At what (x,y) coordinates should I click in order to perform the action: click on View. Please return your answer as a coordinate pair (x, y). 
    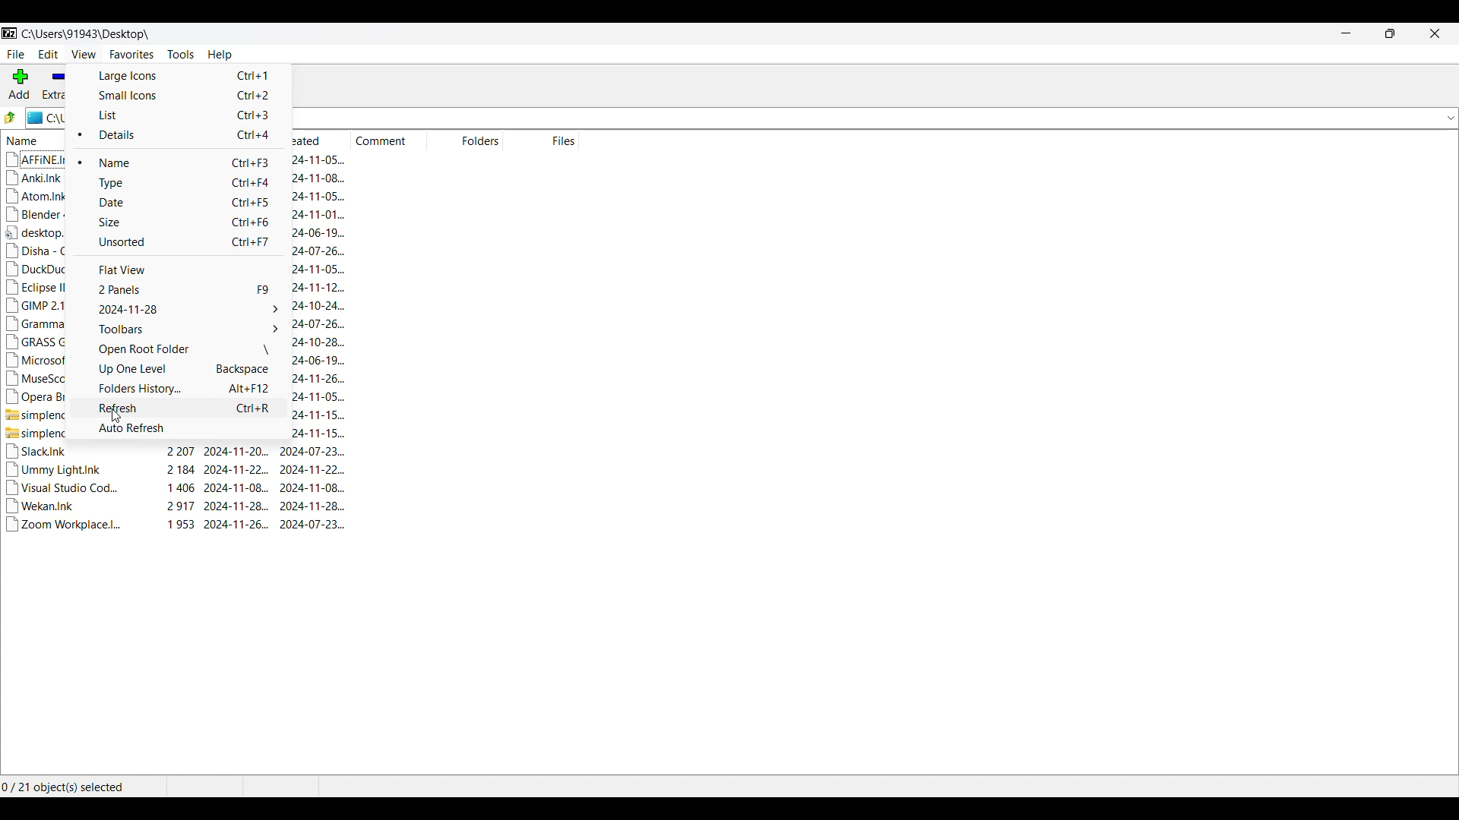
    Looking at the image, I should click on (84, 54).